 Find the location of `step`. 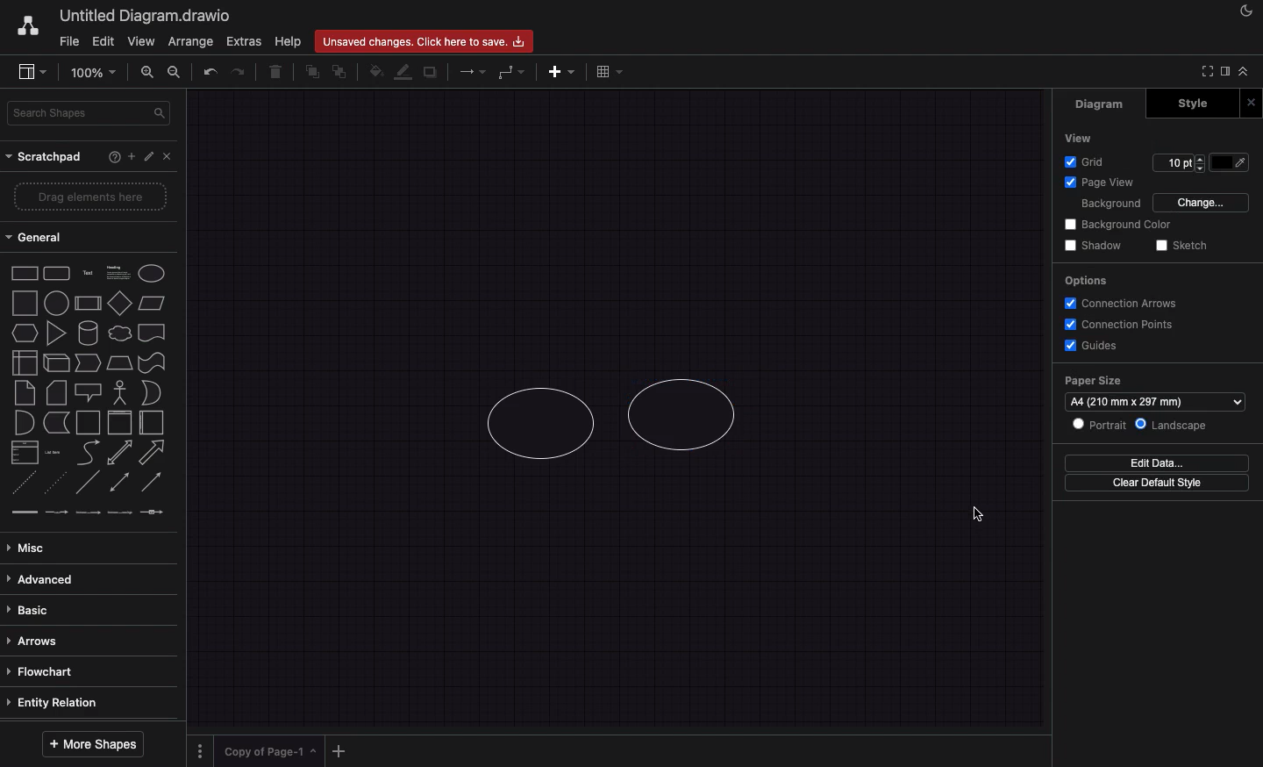

step is located at coordinates (88, 362).